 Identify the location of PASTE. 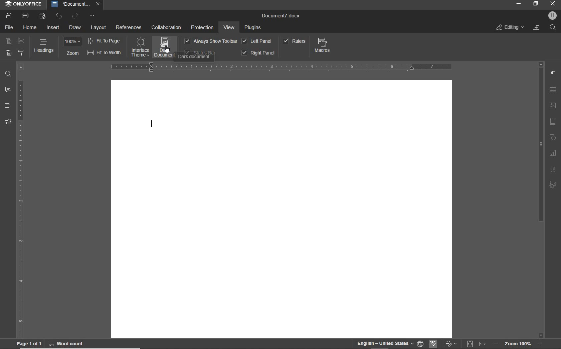
(8, 52).